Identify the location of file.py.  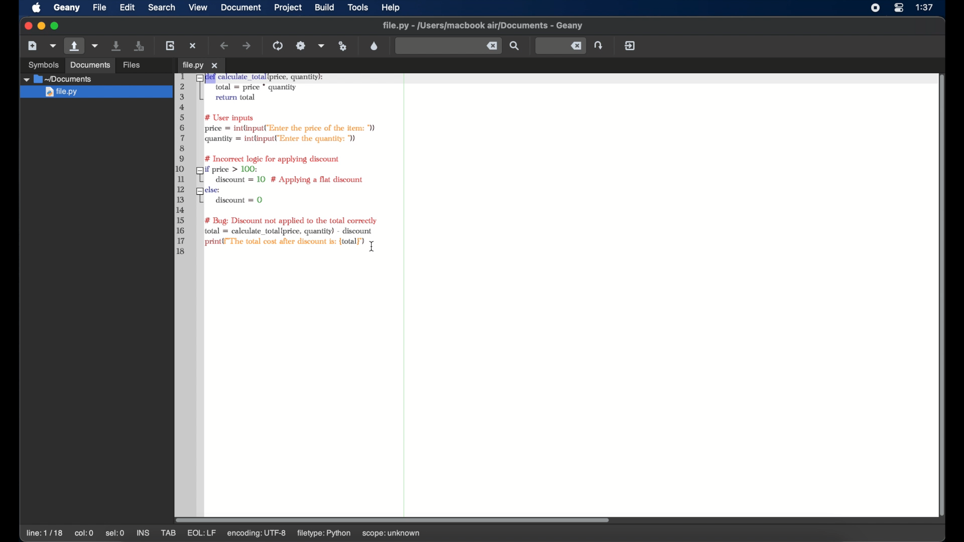
(96, 92).